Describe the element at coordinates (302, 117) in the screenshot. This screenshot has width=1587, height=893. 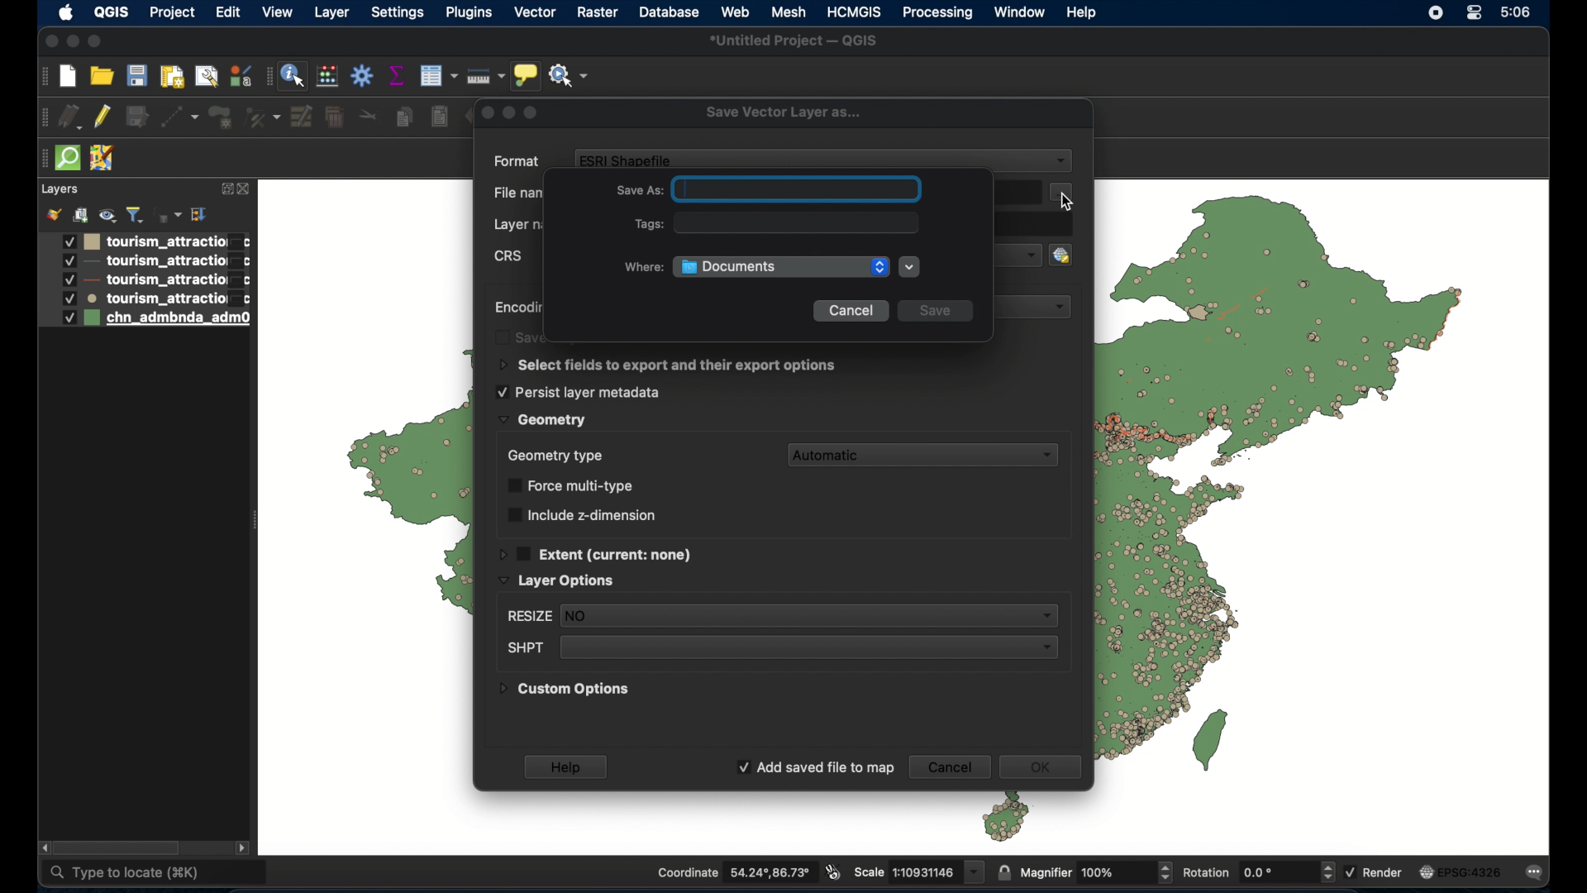
I see `modify attributes` at that location.